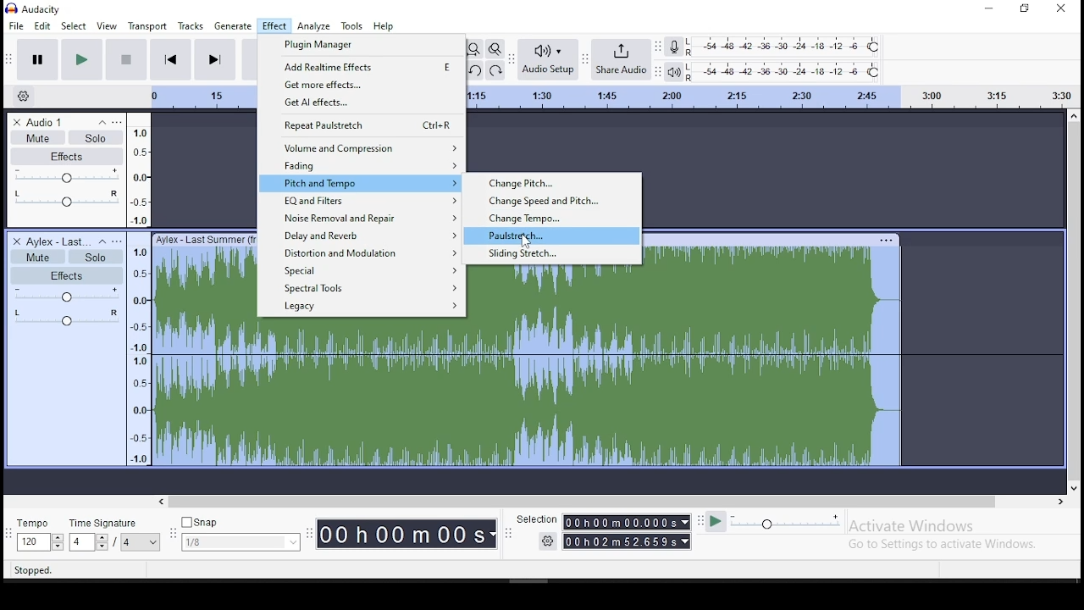  Describe the element at coordinates (773, 523) in the screenshot. I see `plat at speed/ play at speed once` at that location.